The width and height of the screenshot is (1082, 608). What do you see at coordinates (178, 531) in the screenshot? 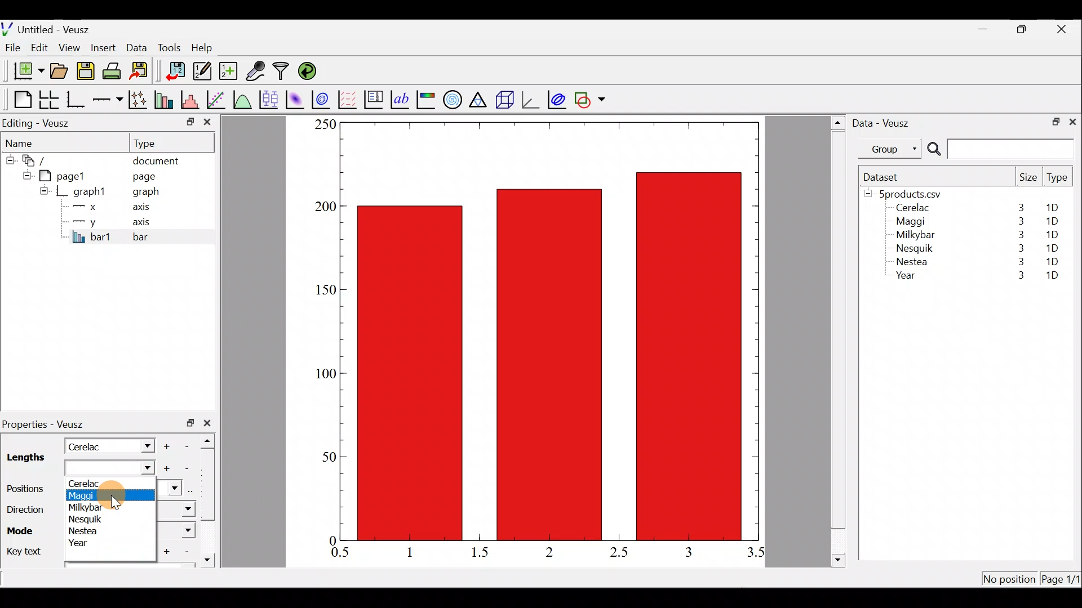
I see `mode dropdown` at bounding box center [178, 531].